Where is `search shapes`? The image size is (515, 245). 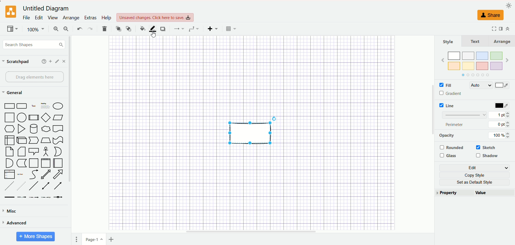 search shapes is located at coordinates (33, 45).